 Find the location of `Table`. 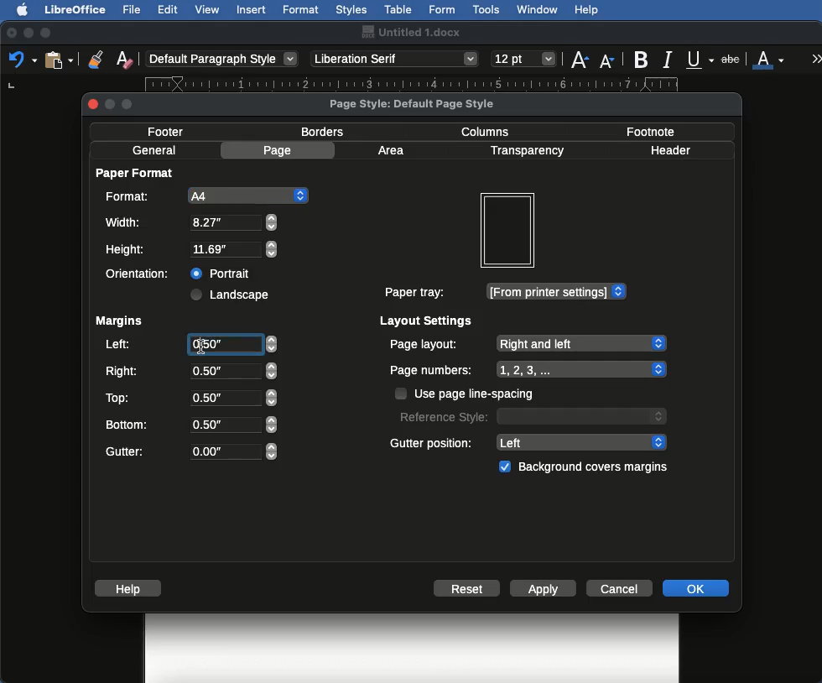

Table is located at coordinates (398, 8).